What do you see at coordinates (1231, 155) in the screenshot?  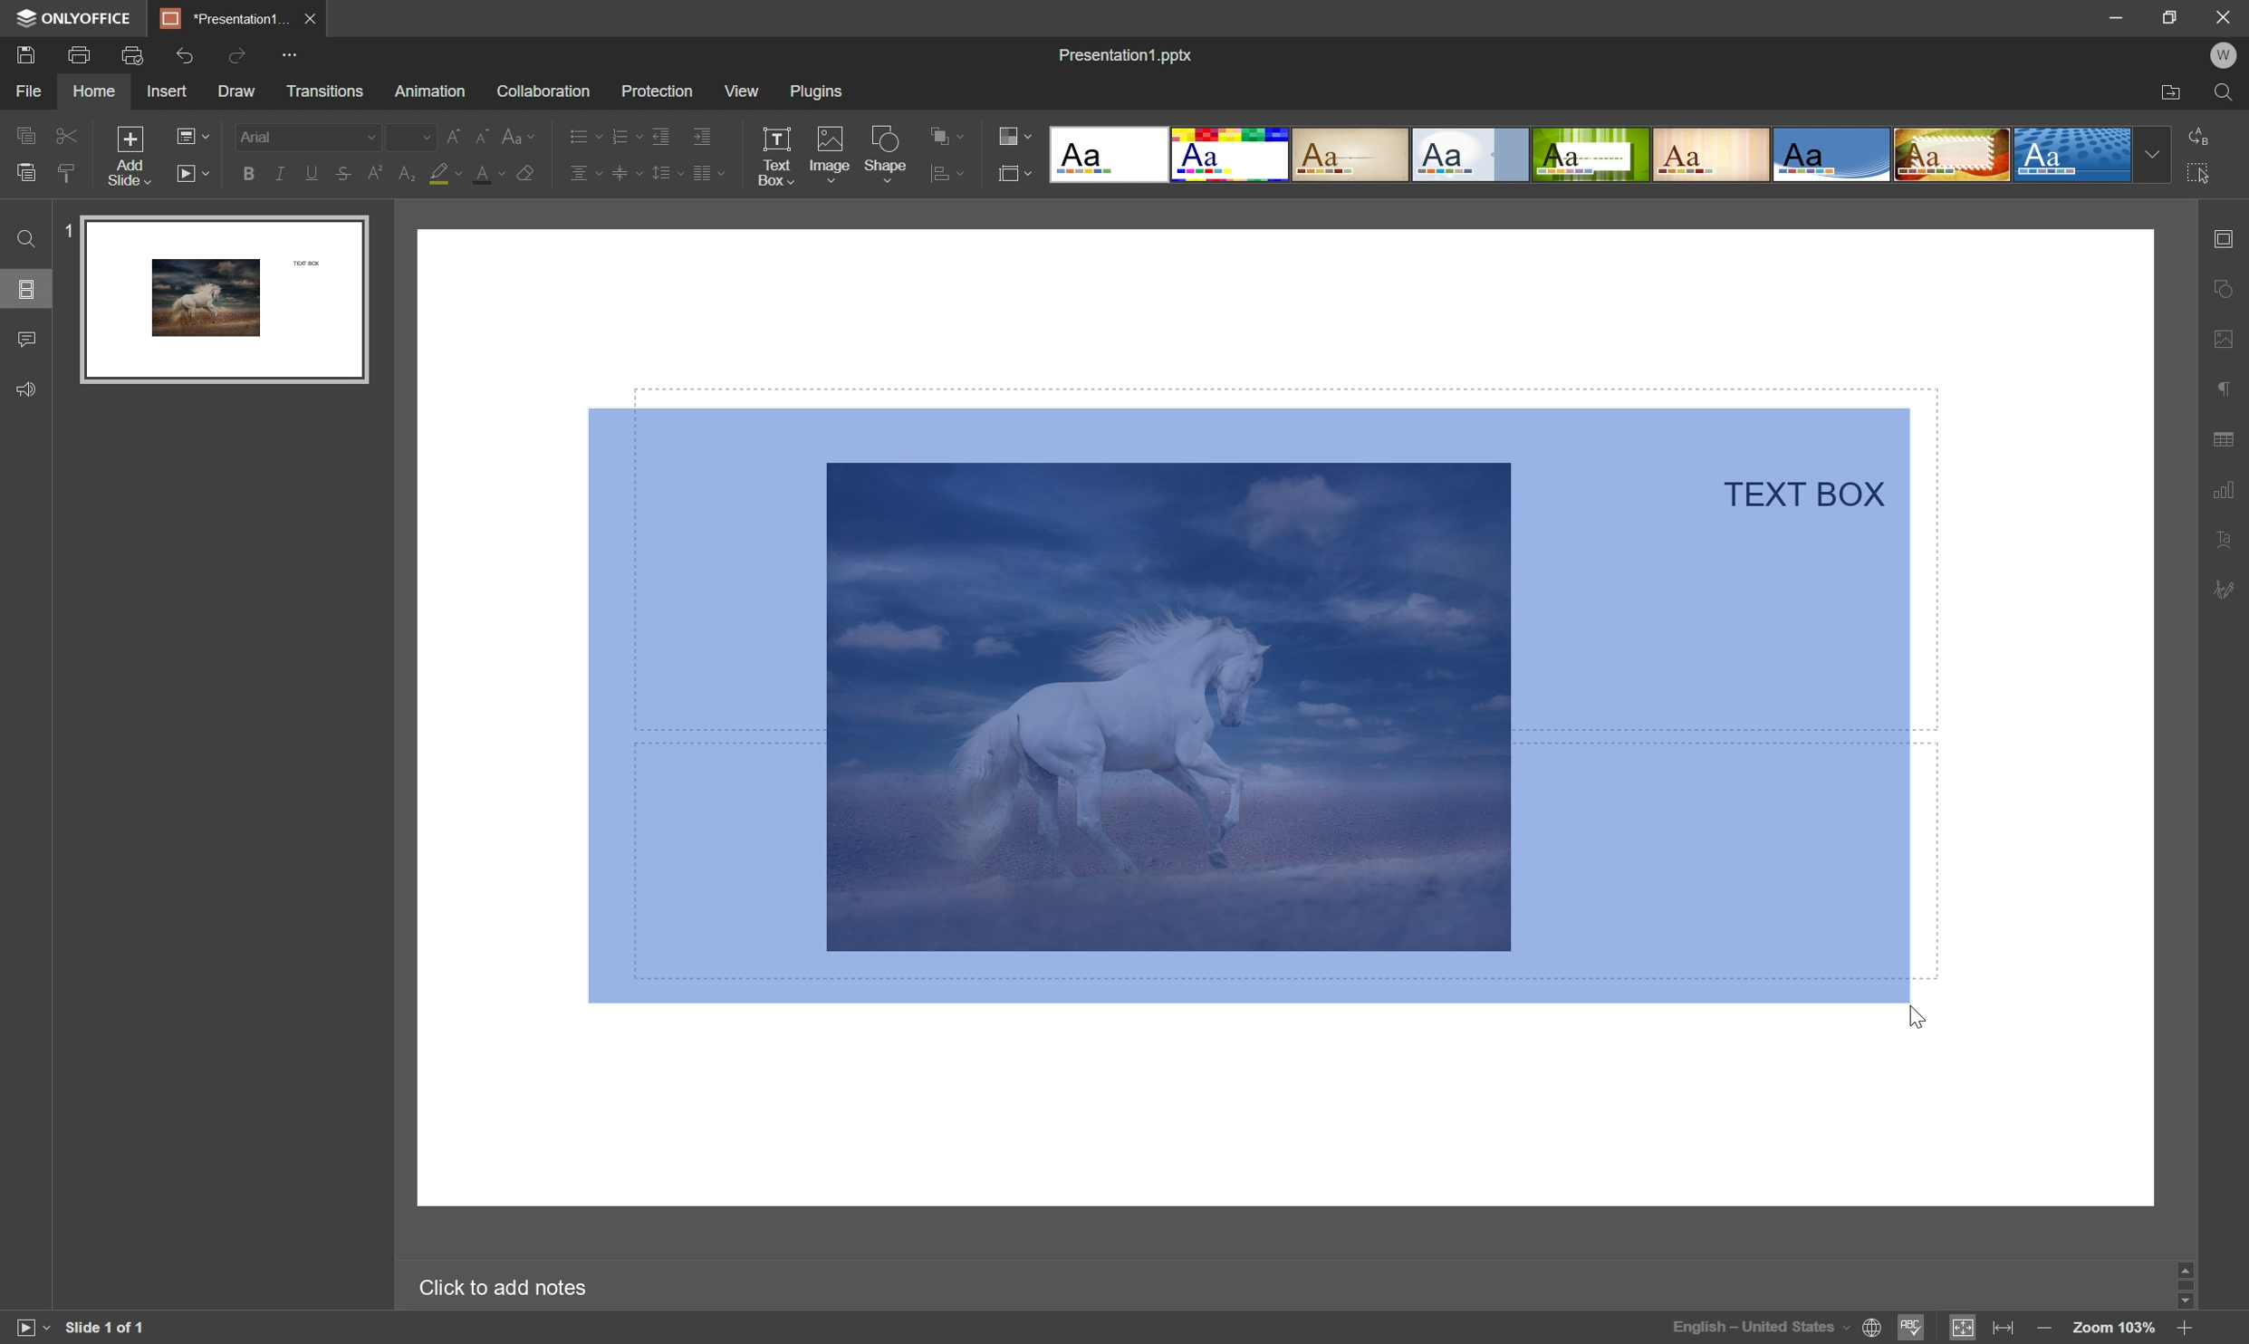 I see `Basic` at bounding box center [1231, 155].